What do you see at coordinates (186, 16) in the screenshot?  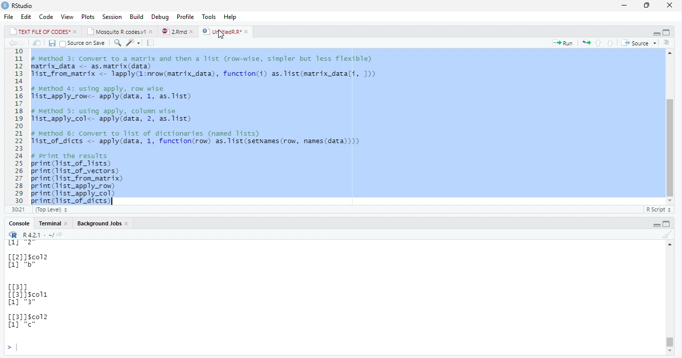 I see `Profile` at bounding box center [186, 16].